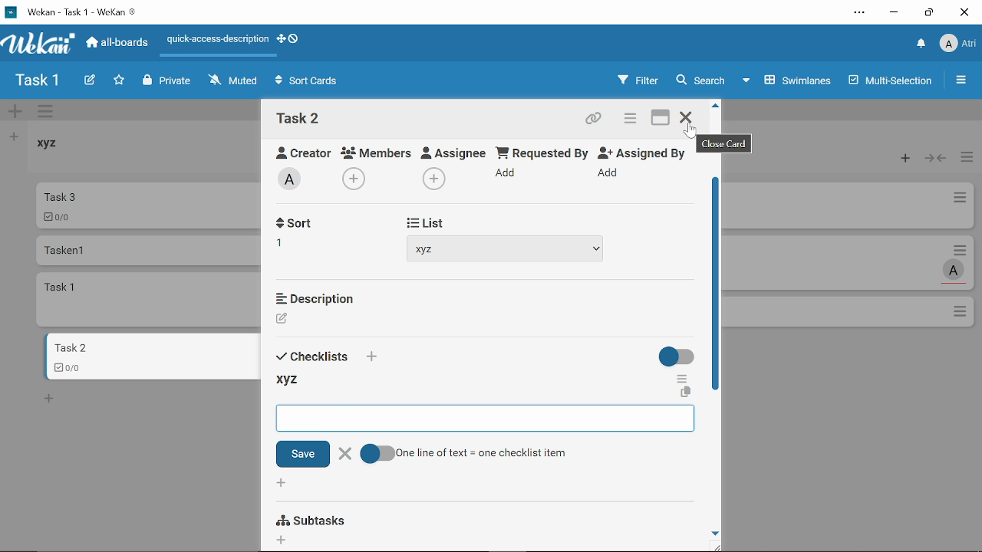 This screenshot has height=552, width=982. I want to click on Quick access description, so click(215, 42).